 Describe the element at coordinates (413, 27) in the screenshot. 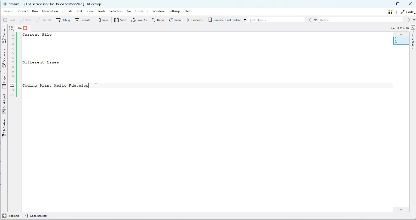

I see `External Scripts Toggle` at that location.